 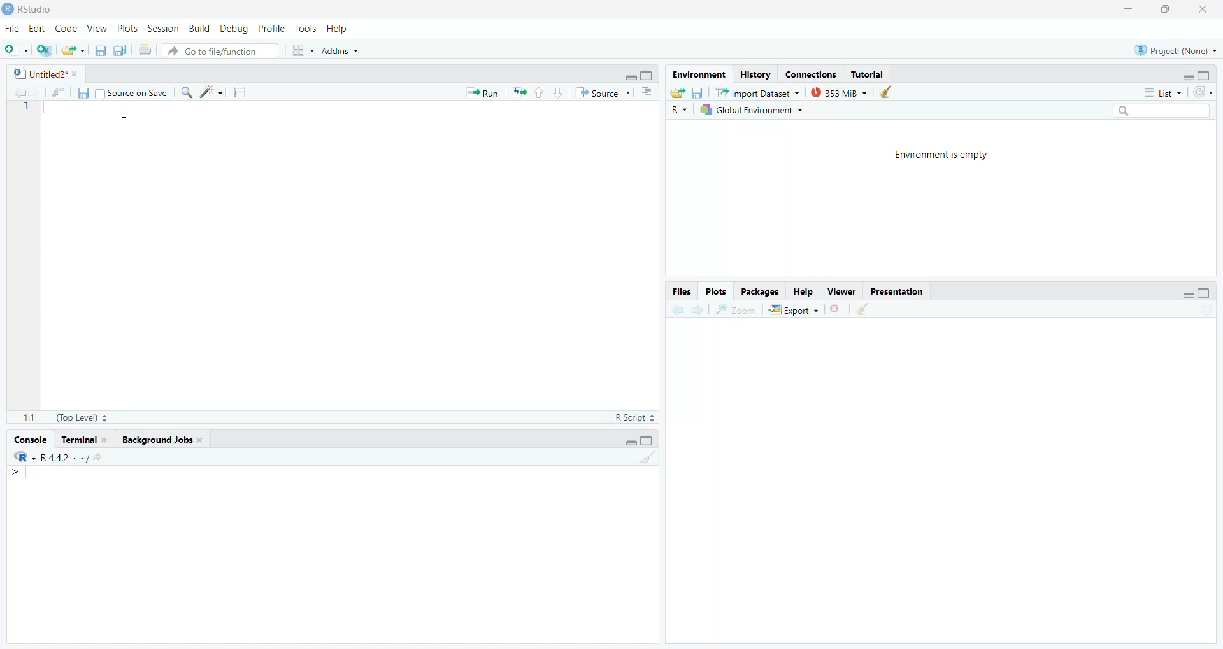 I want to click on  RStudio, so click(x=31, y=8).